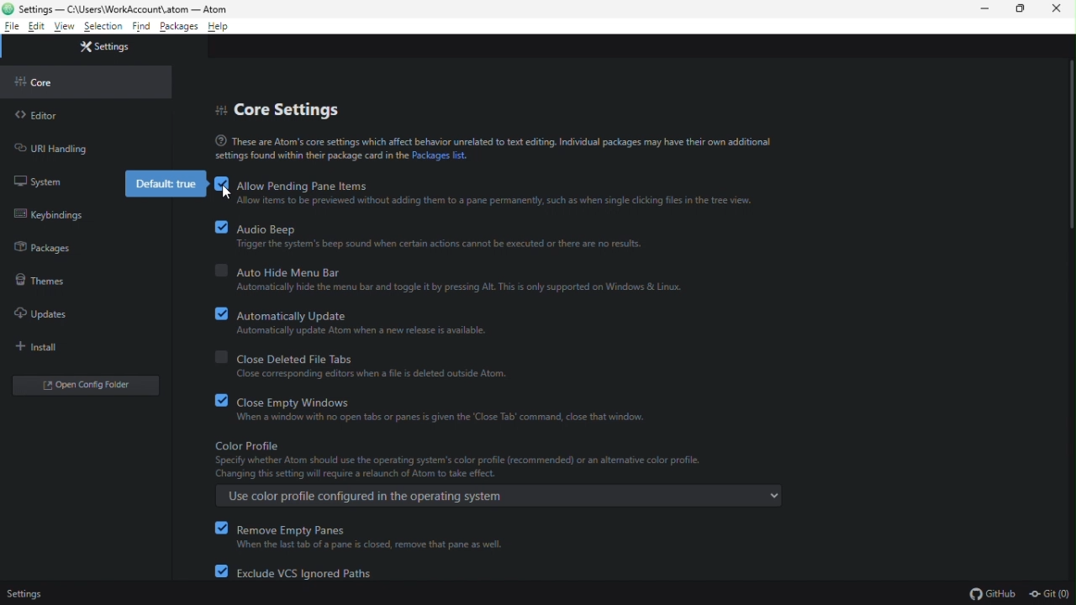 The image size is (1076, 605). I want to click on URL handling, so click(55, 149).